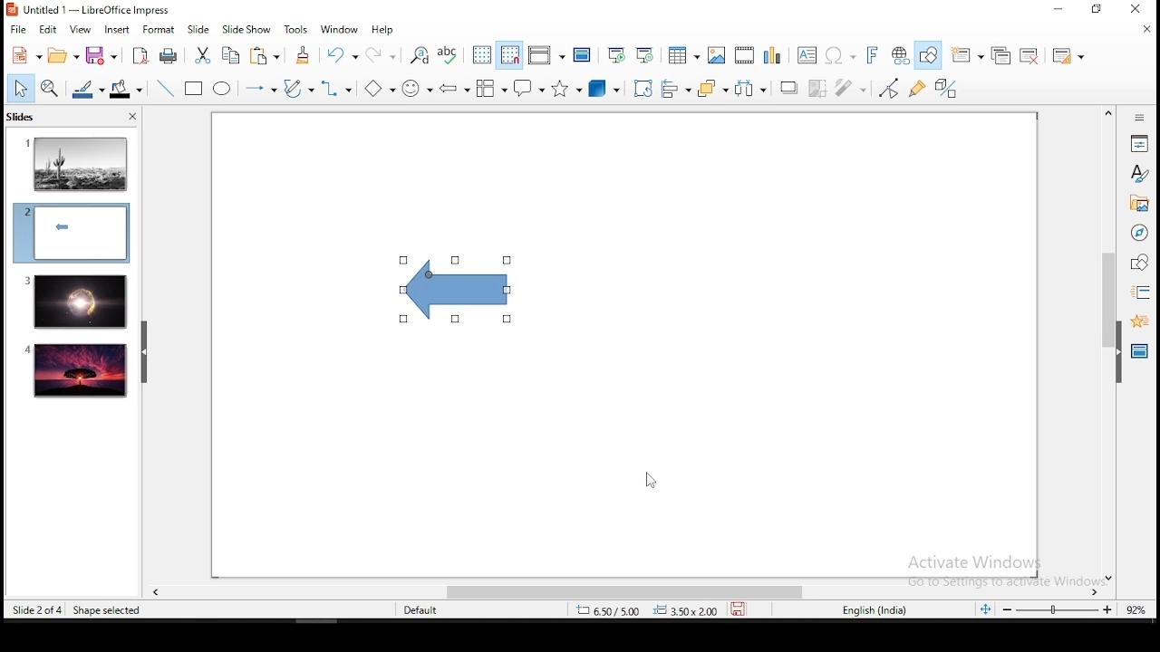 This screenshot has height=652, width=1160. I want to click on crop tool, so click(643, 89).